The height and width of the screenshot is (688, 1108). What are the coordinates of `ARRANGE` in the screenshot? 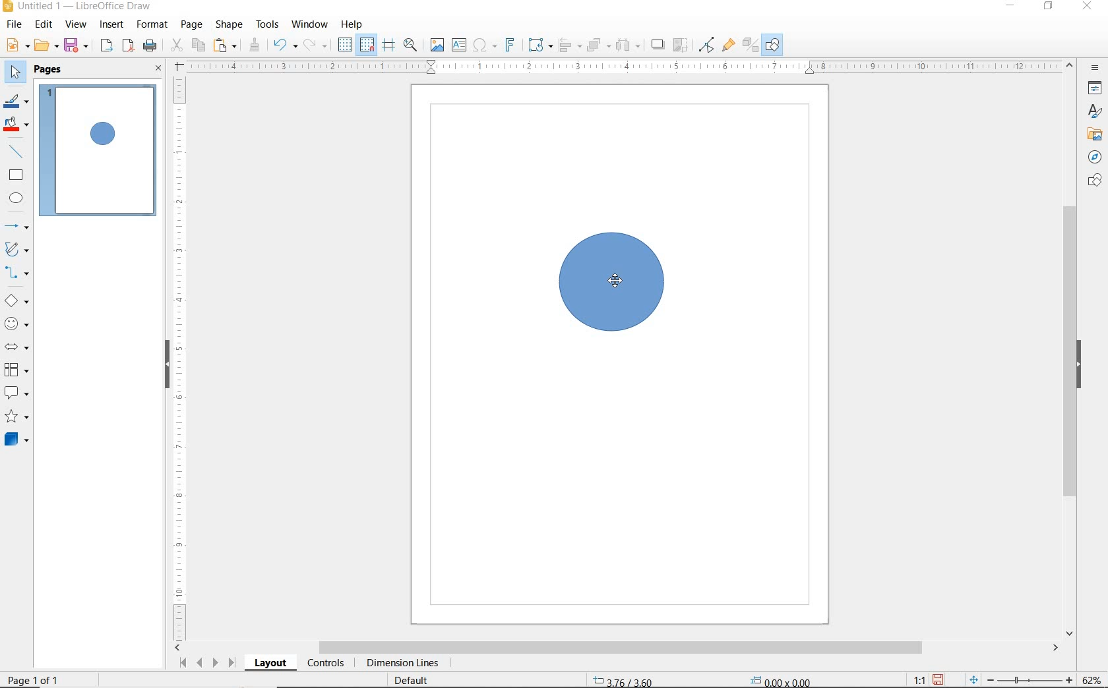 It's located at (598, 44).